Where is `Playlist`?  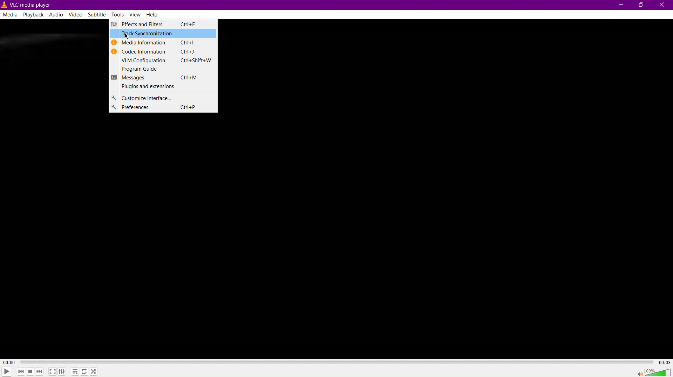 Playlist is located at coordinates (76, 371).